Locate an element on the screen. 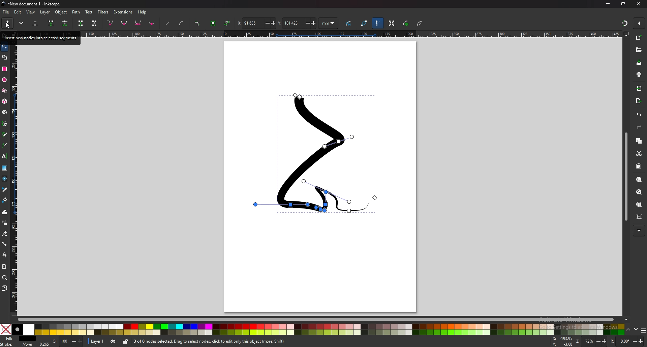 This screenshot has height=347, width=647. pen is located at coordinates (5, 123).